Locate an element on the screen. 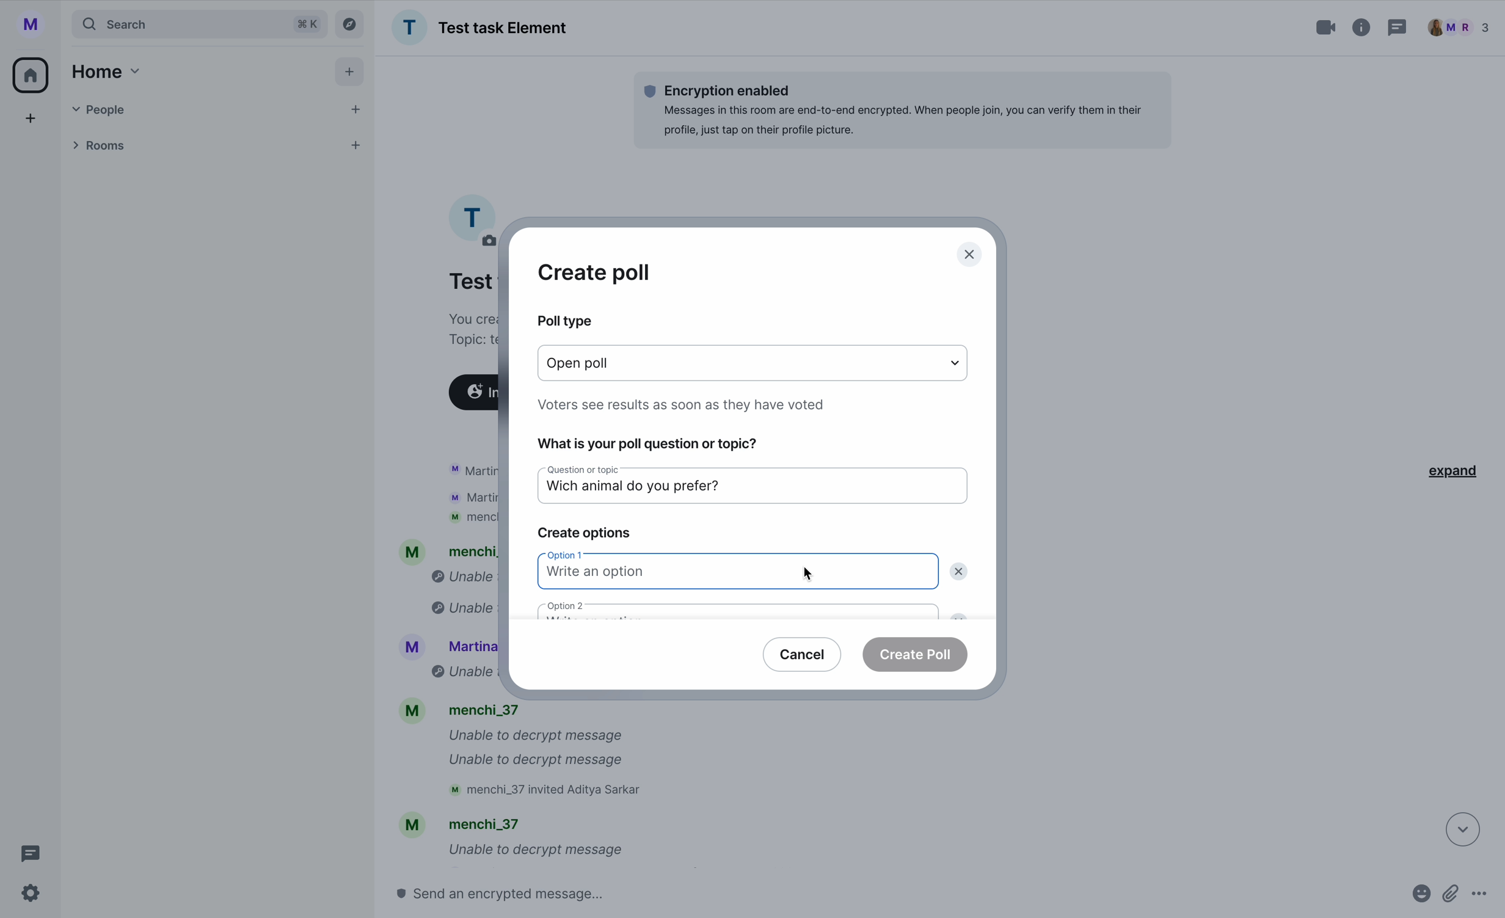 This screenshot has height=918, width=1505. add is located at coordinates (352, 75).